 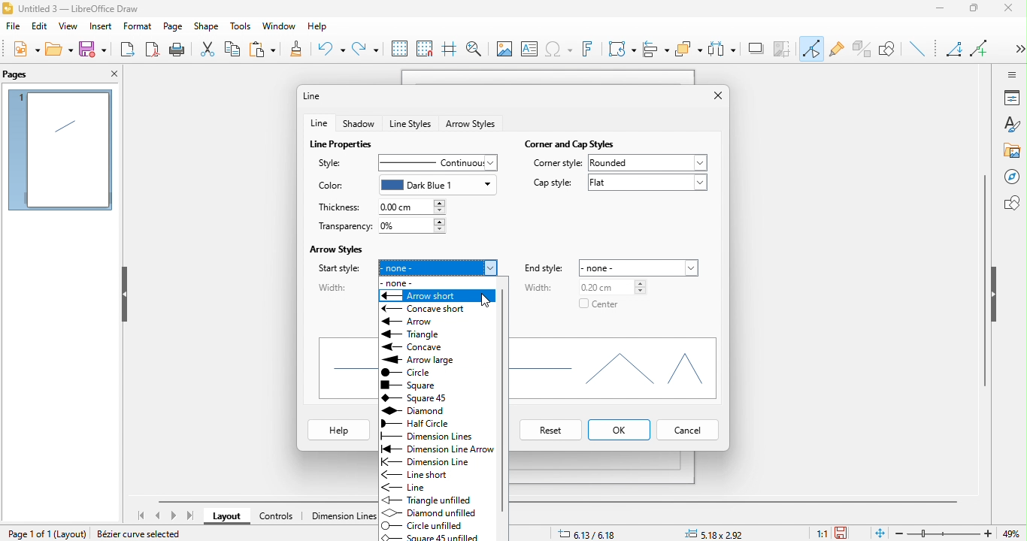 I want to click on dimension line arrow, so click(x=435, y=449).